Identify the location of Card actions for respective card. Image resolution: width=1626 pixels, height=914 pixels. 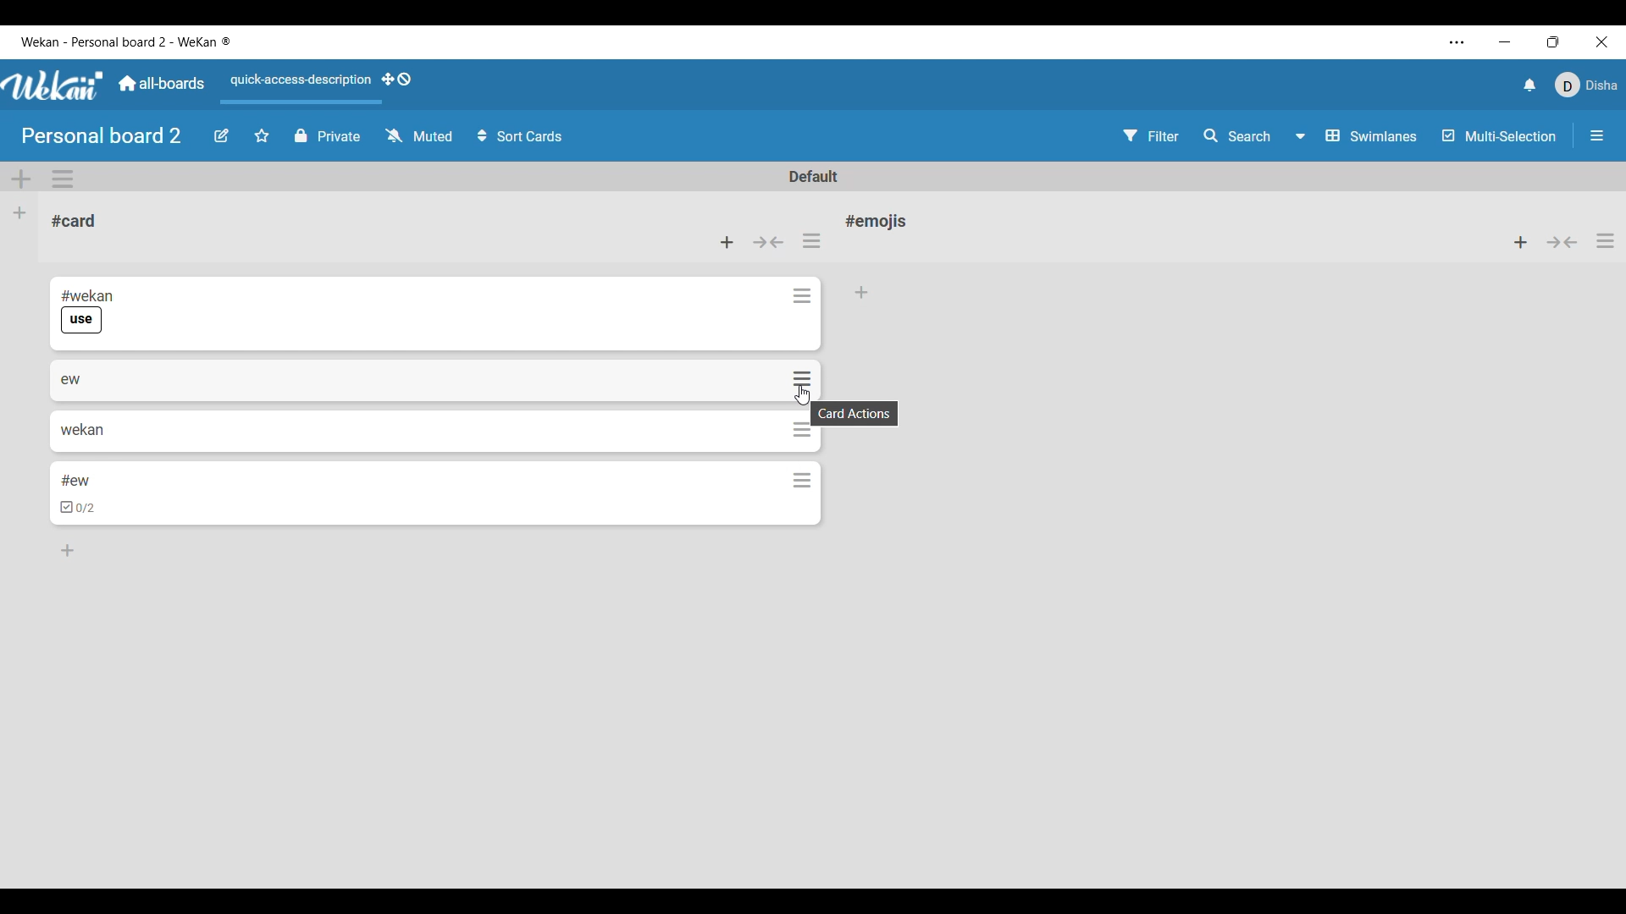
(802, 380).